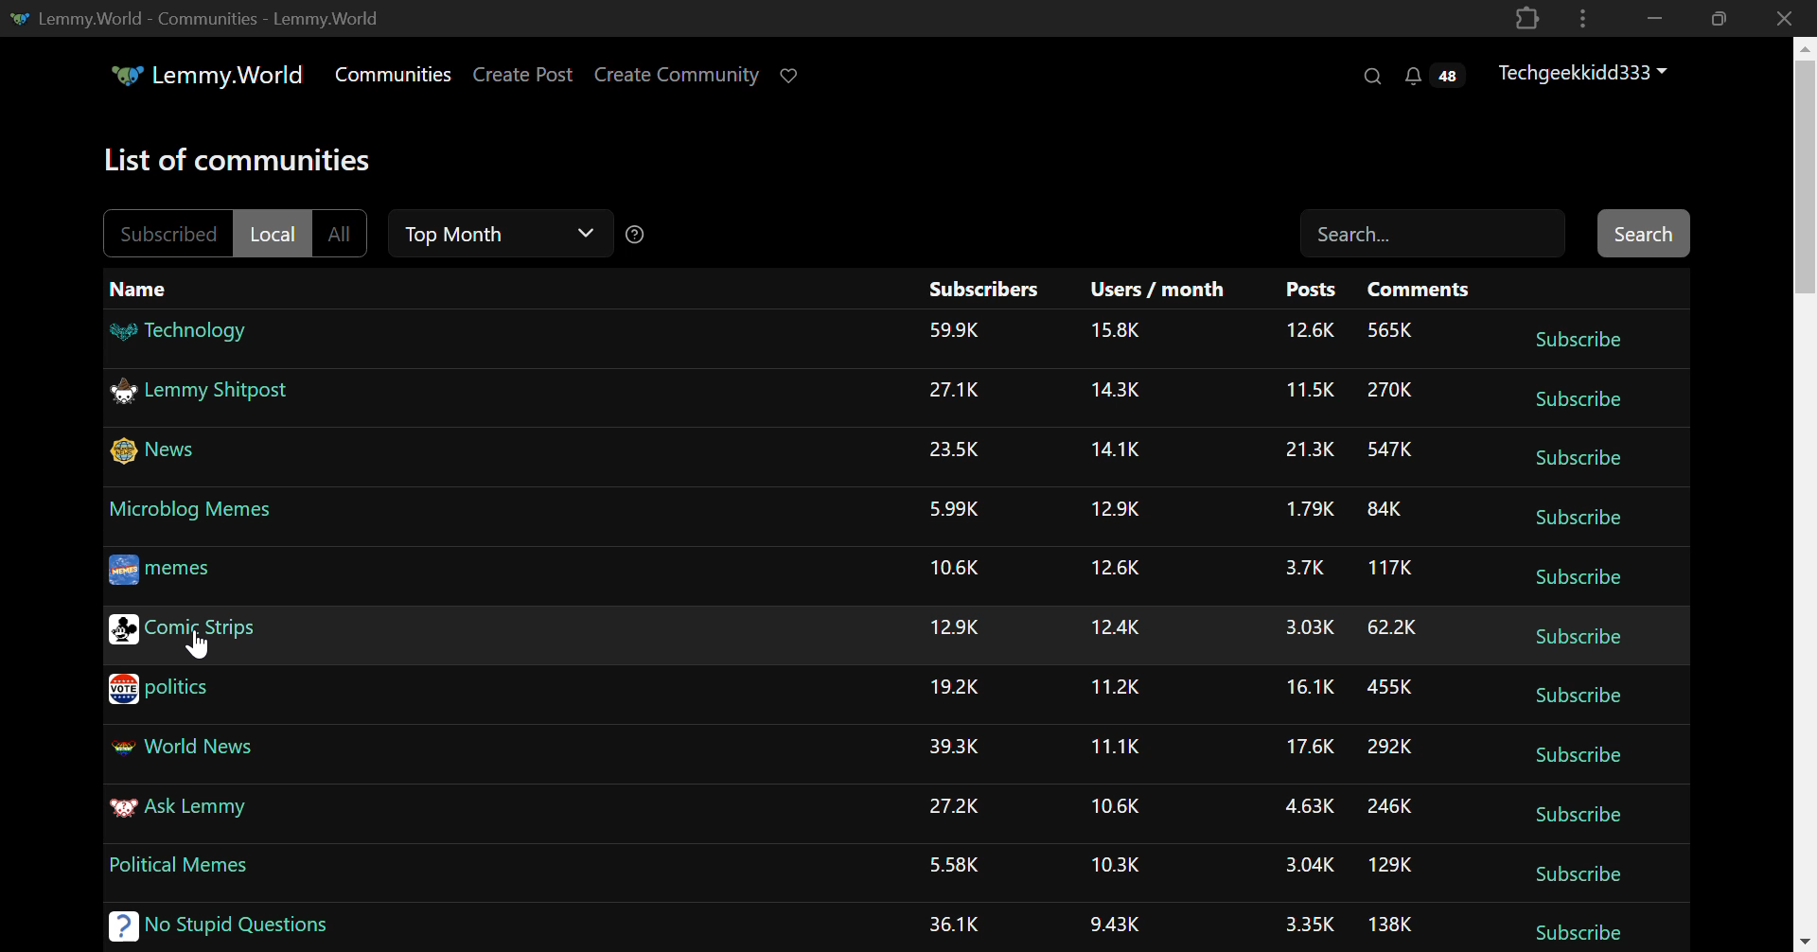 Image resolution: width=1817 pixels, height=952 pixels. What do you see at coordinates (1389, 746) in the screenshot?
I see `292K` at bounding box center [1389, 746].